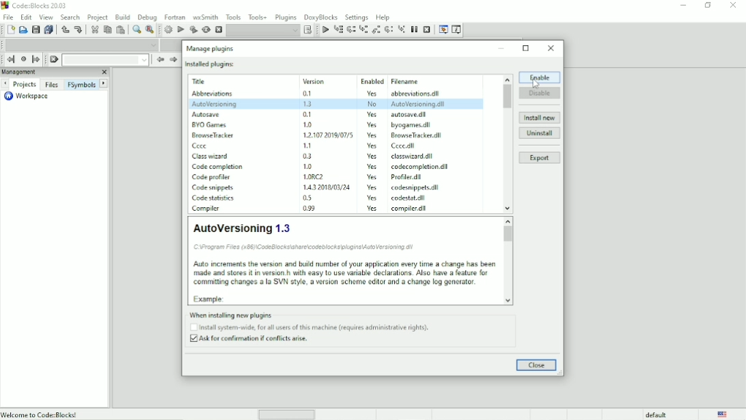 The width and height of the screenshot is (746, 420). I want to click on version , so click(309, 209).